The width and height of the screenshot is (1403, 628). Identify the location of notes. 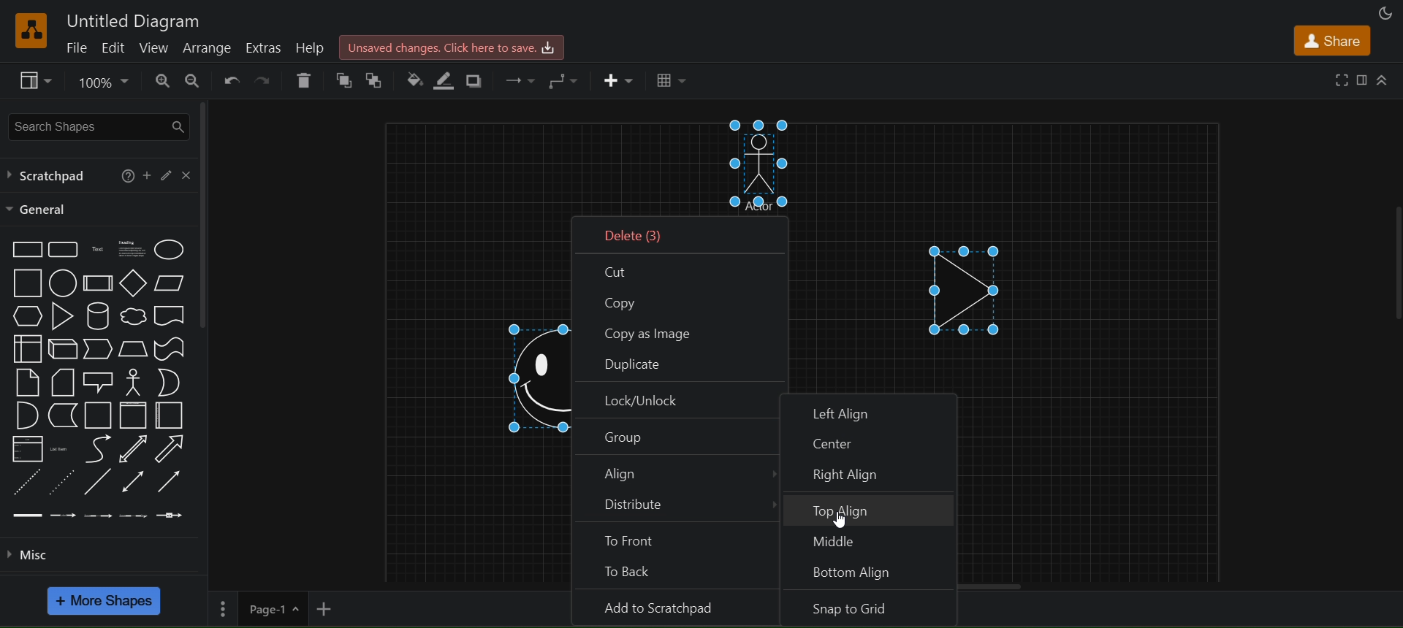
(23, 381).